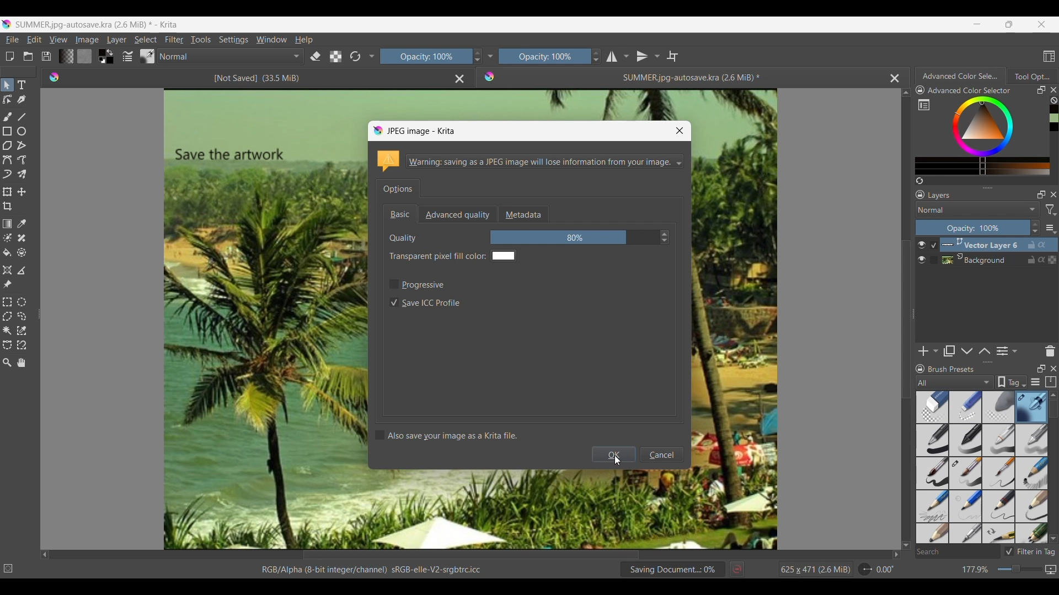 Image resolution: width=1059 pixels, height=595 pixels. I want to click on Reference images tool, so click(7, 284).